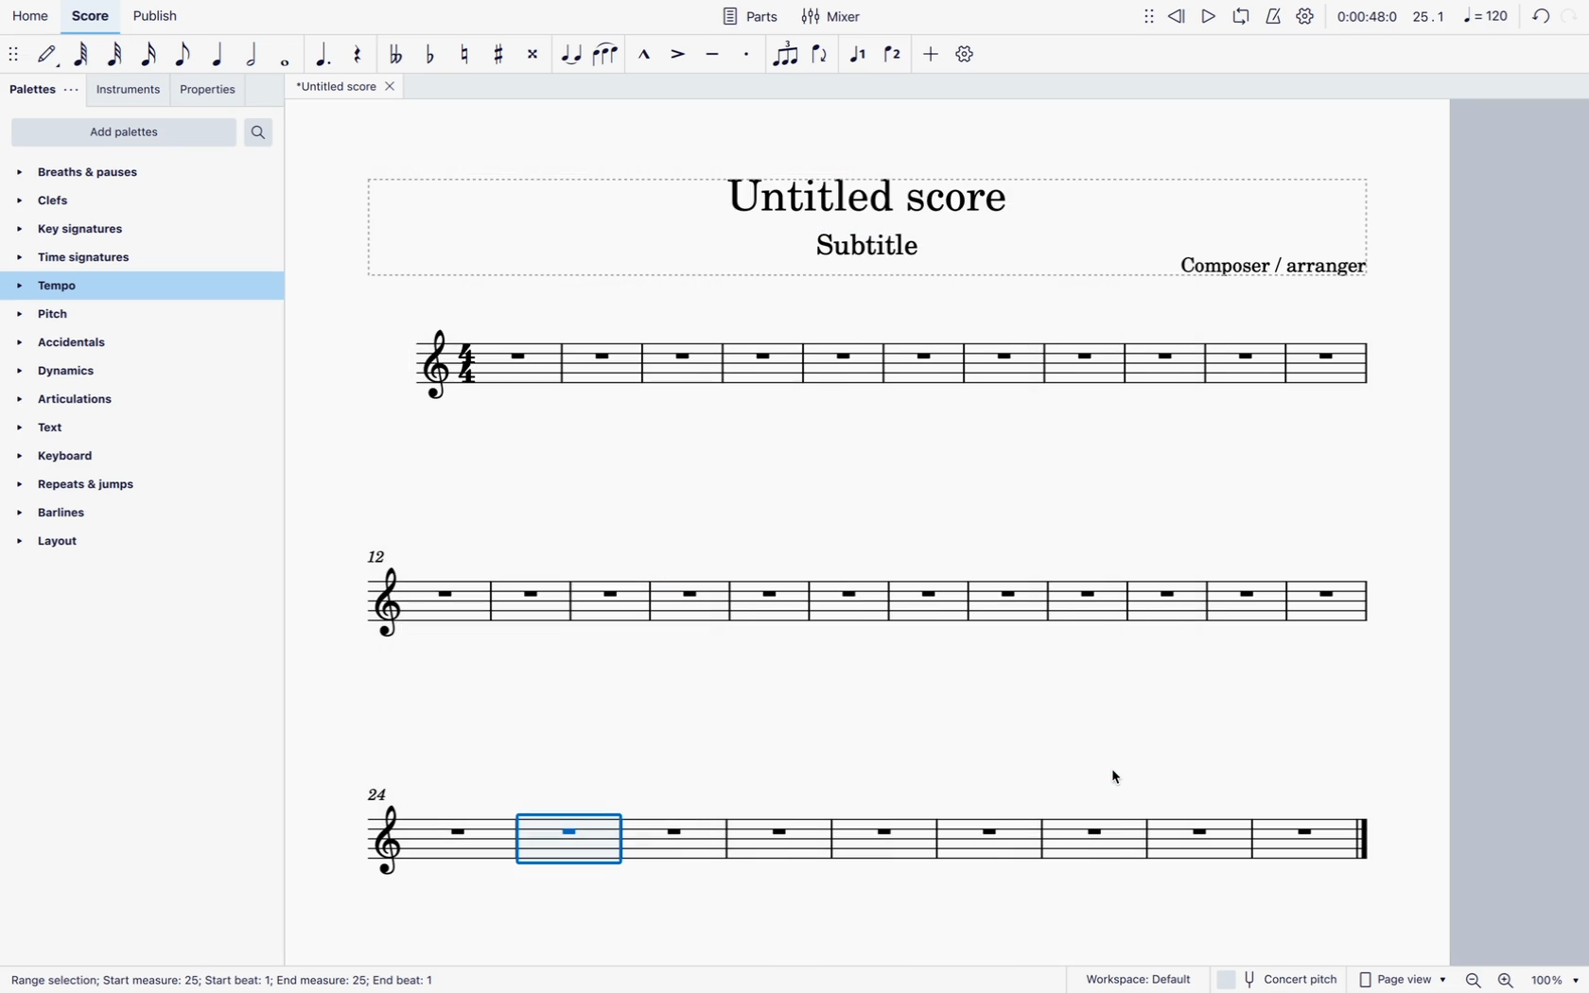 The width and height of the screenshot is (1589, 993). What do you see at coordinates (429, 55) in the screenshot?
I see `toggle flat` at bounding box center [429, 55].